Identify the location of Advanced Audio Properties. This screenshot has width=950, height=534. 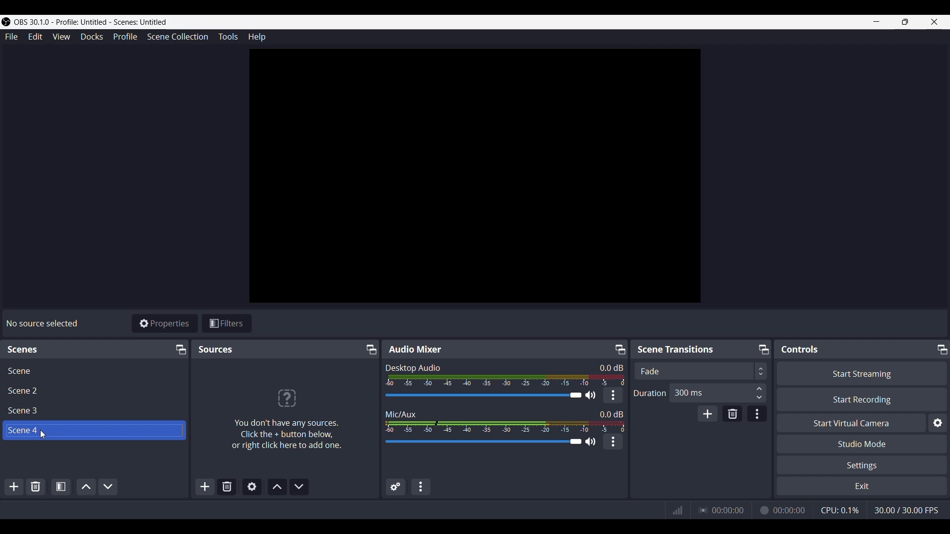
(395, 488).